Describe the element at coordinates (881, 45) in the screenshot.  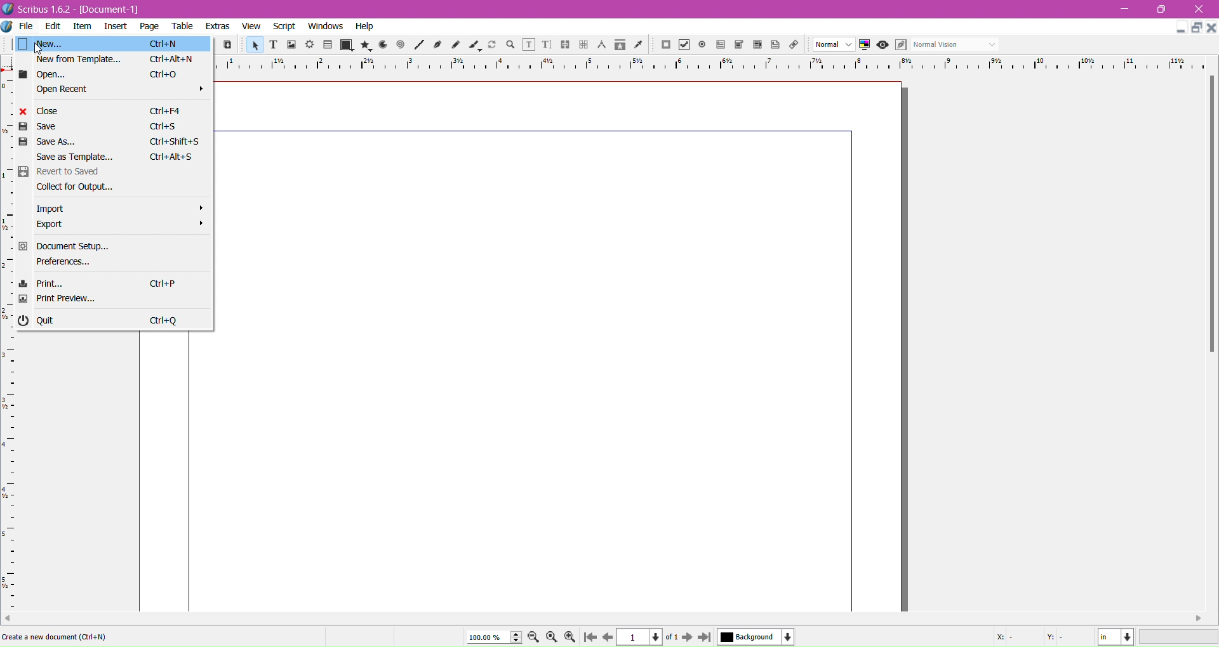
I see `icon` at that location.